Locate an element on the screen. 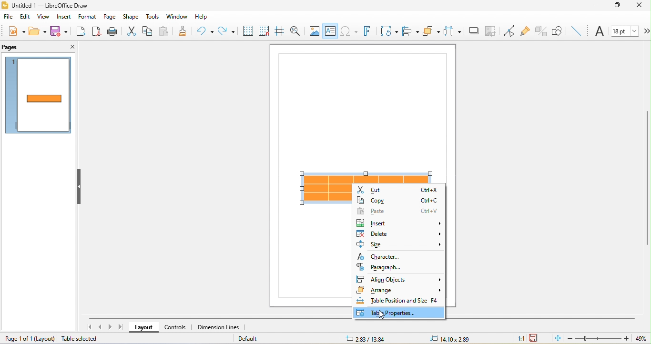  49% is located at coordinates (640, 339).